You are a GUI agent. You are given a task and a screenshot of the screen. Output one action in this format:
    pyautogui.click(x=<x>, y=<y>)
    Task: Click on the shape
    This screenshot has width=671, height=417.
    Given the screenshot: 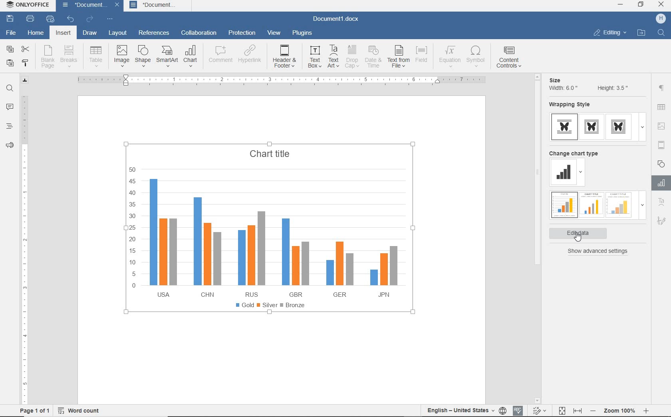 What is the action you would take?
    pyautogui.click(x=143, y=56)
    